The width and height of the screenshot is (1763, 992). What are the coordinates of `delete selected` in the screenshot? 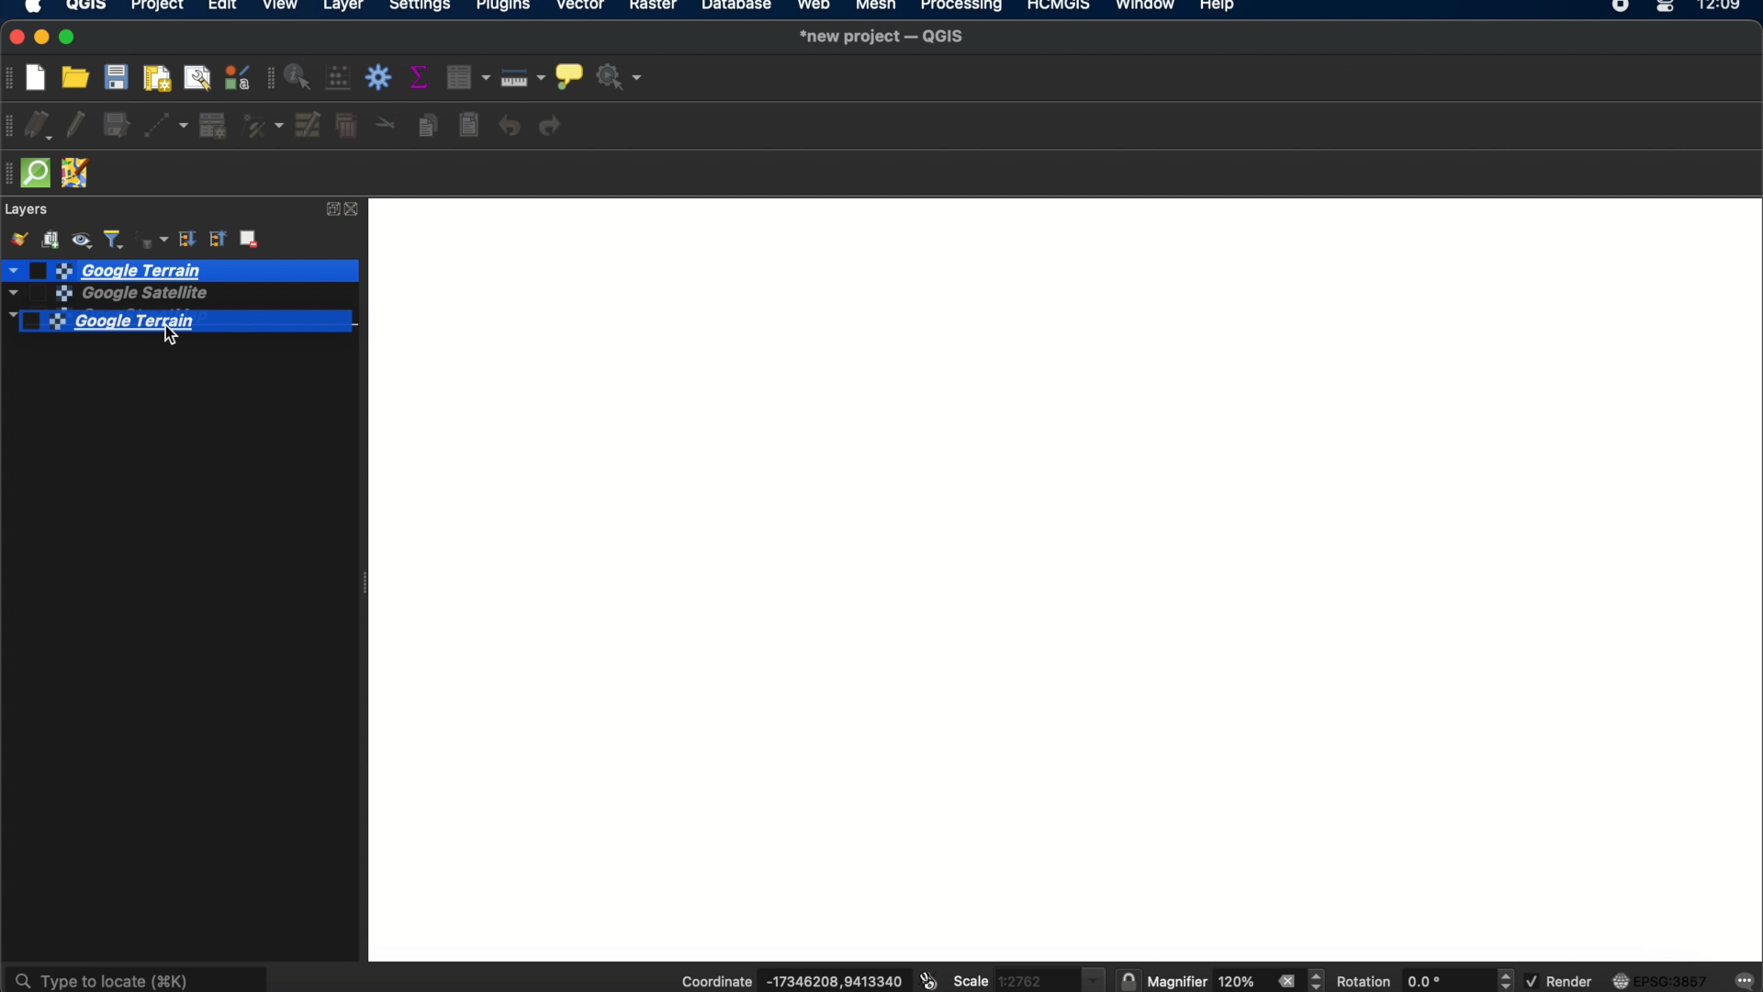 It's located at (346, 128).